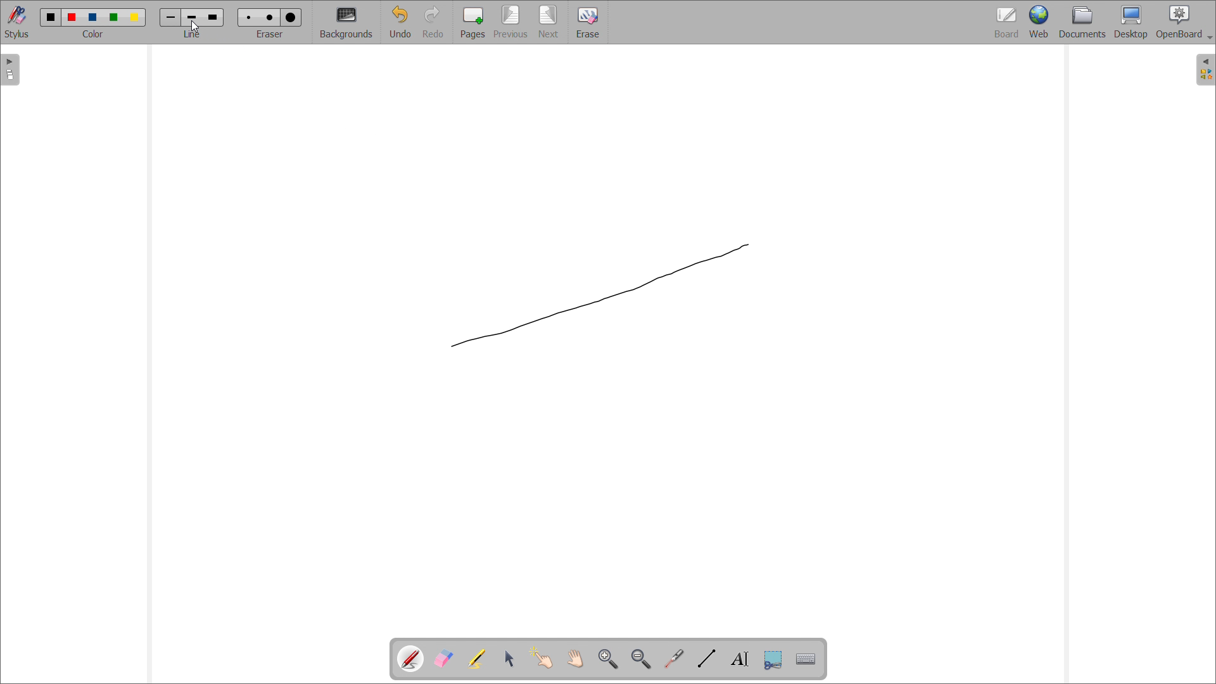 The height and width of the screenshot is (684, 1216). I want to click on line width size, so click(193, 18).